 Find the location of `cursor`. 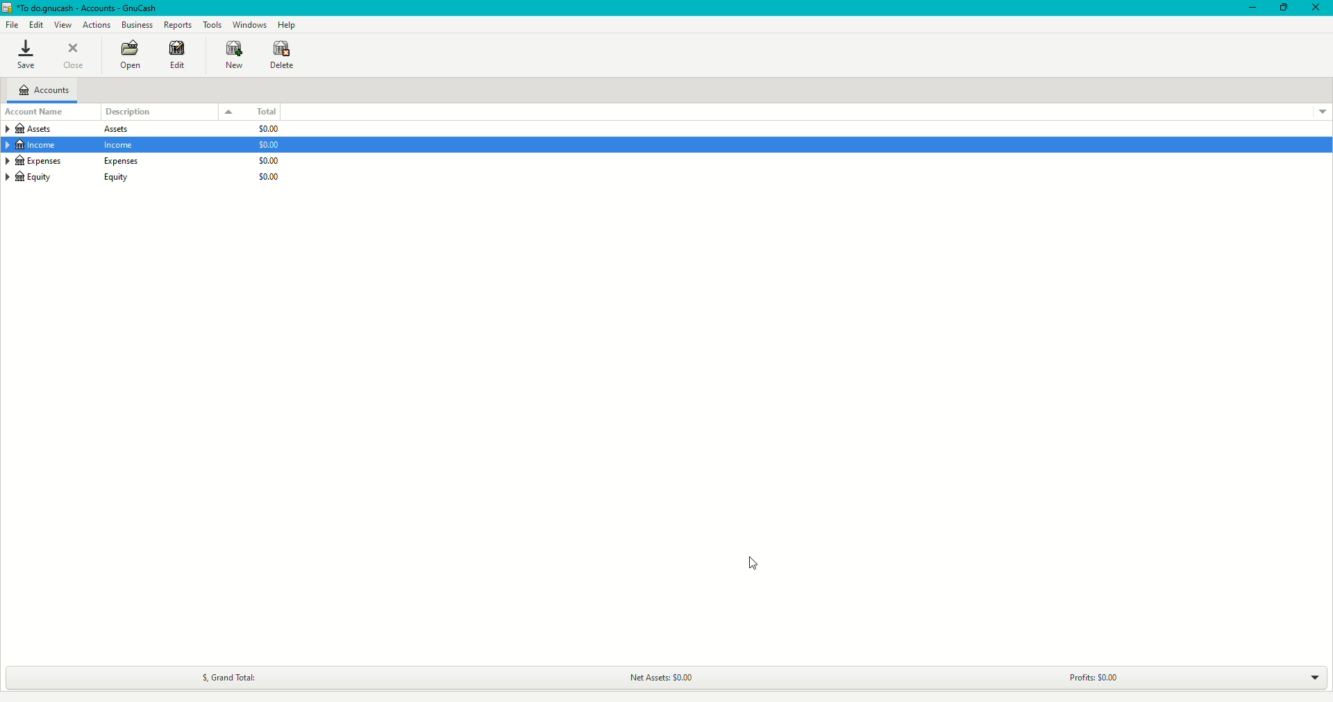

cursor is located at coordinates (753, 566).